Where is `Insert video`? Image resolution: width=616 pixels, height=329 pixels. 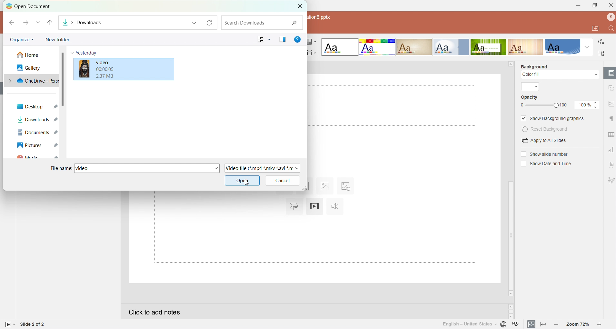 Insert video is located at coordinates (314, 207).